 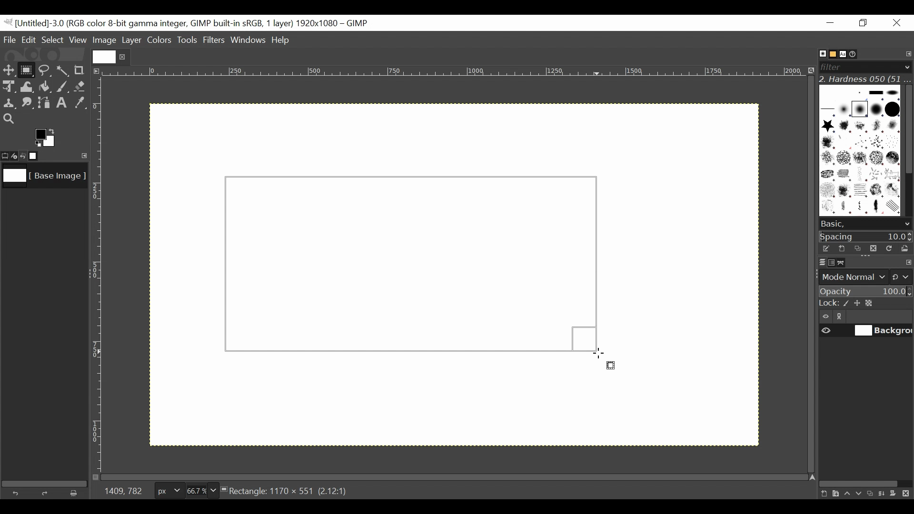 What do you see at coordinates (865, 23) in the screenshot?
I see `Restore` at bounding box center [865, 23].